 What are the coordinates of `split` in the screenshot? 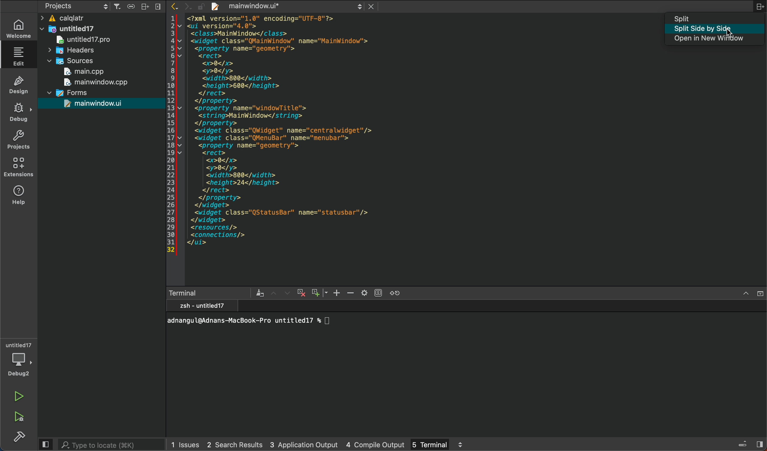 It's located at (760, 6).